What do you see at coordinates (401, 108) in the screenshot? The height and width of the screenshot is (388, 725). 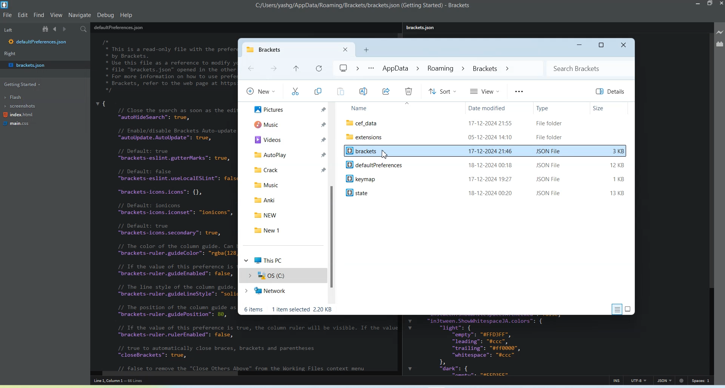 I see `Name` at bounding box center [401, 108].